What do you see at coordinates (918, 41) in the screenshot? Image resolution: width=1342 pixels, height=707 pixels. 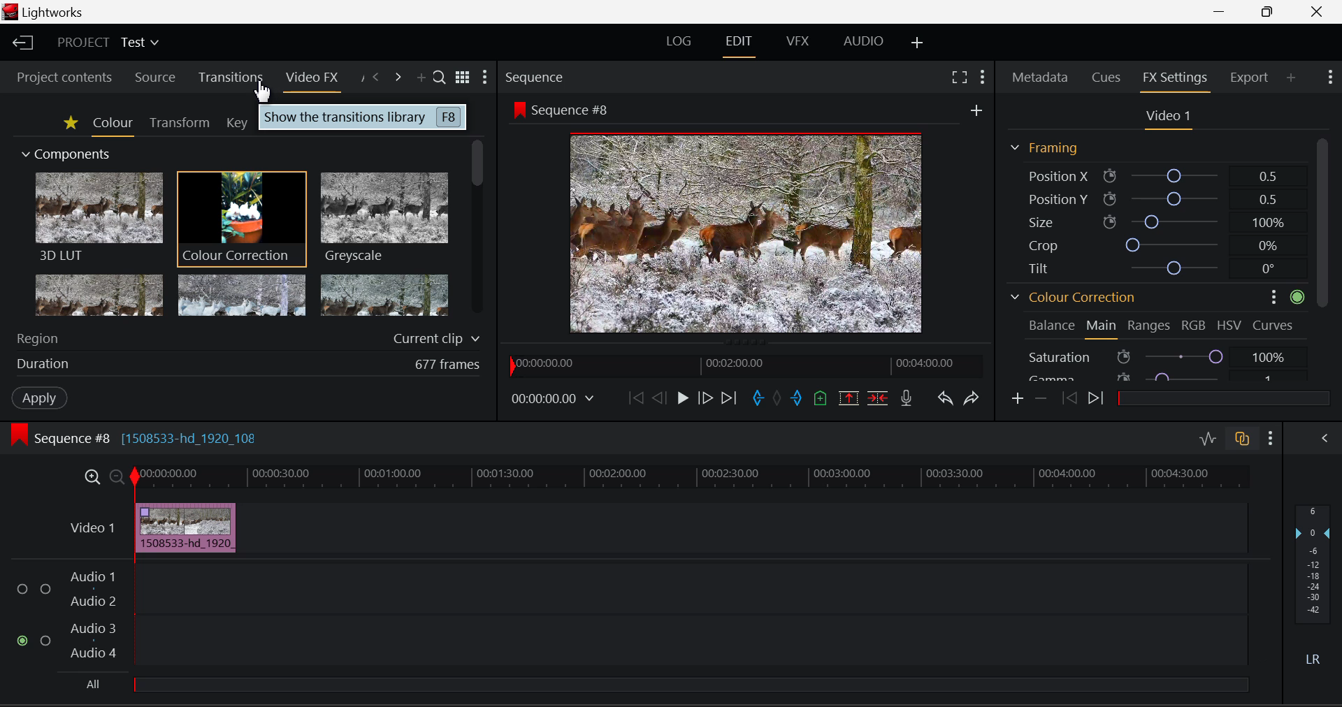 I see `Add Layout` at bounding box center [918, 41].